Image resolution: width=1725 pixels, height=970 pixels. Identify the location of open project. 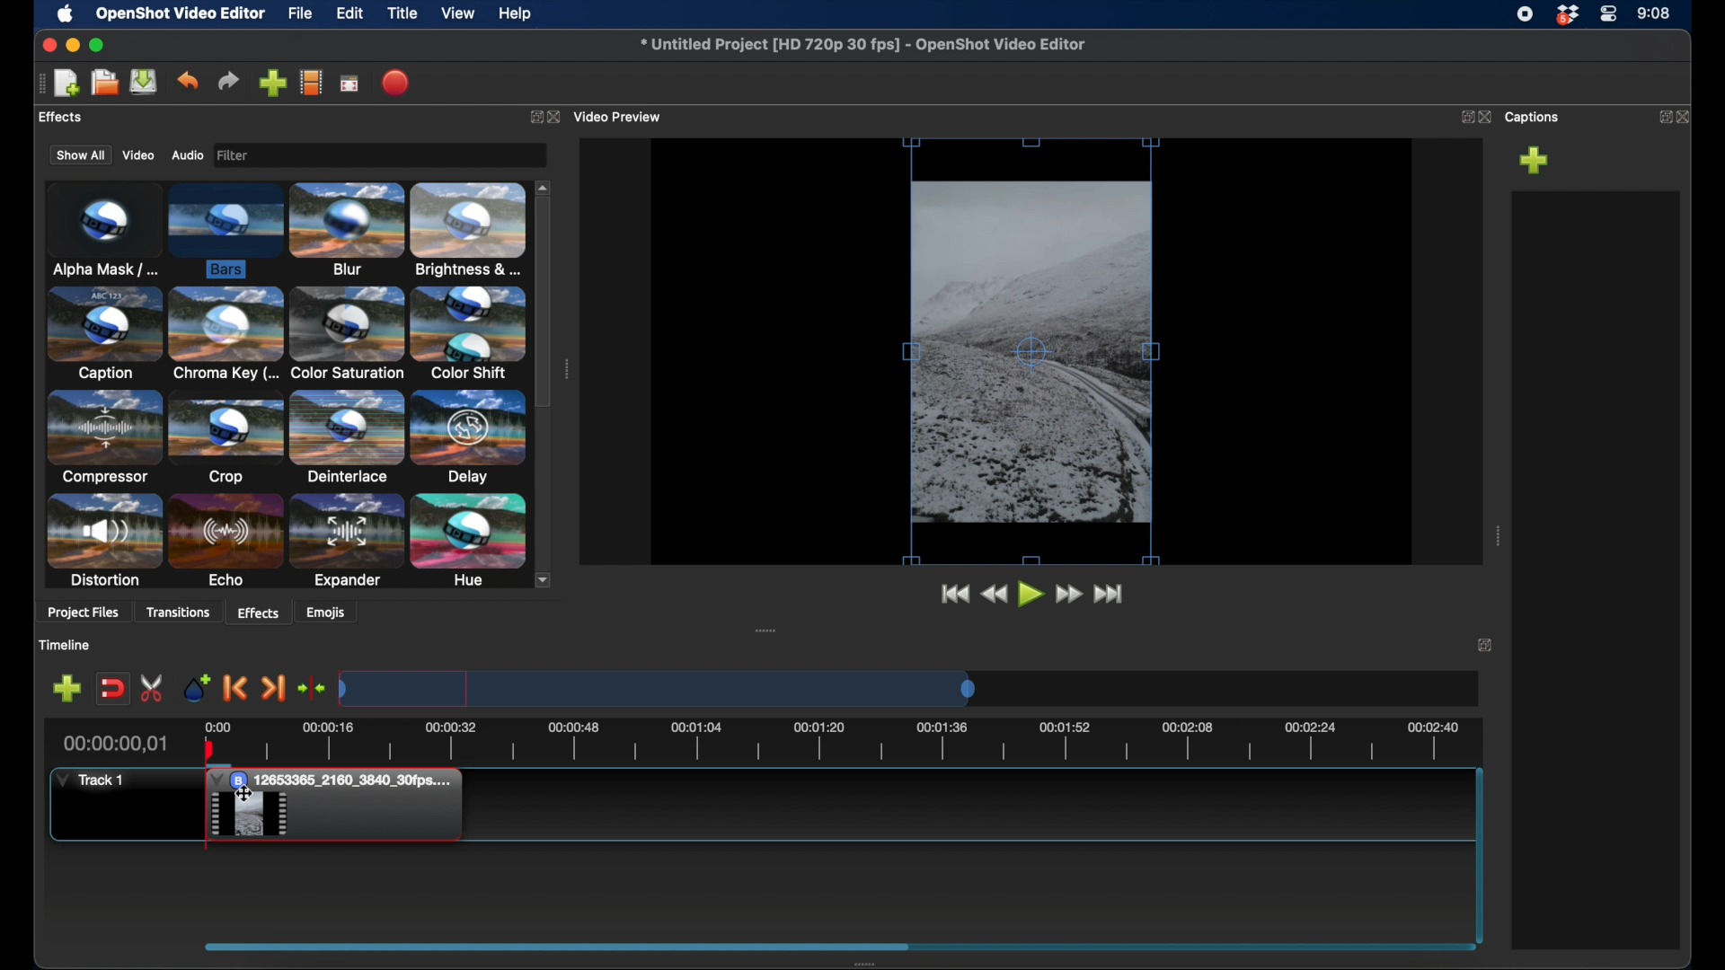
(102, 83).